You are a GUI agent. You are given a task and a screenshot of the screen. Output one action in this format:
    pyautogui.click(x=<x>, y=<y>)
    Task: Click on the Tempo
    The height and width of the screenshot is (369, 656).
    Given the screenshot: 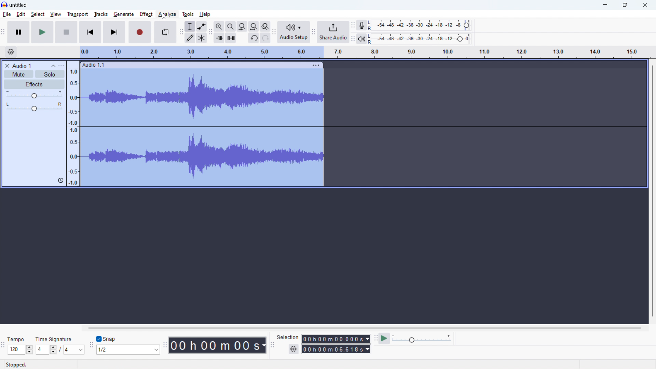 What is the action you would take?
    pyautogui.click(x=17, y=339)
    